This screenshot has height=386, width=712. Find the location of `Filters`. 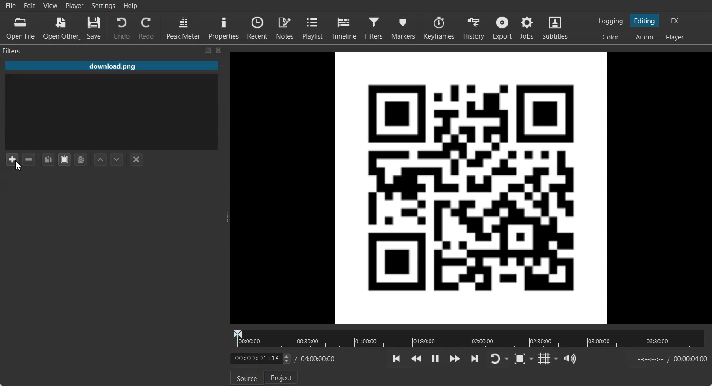

Filters is located at coordinates (375, 27).